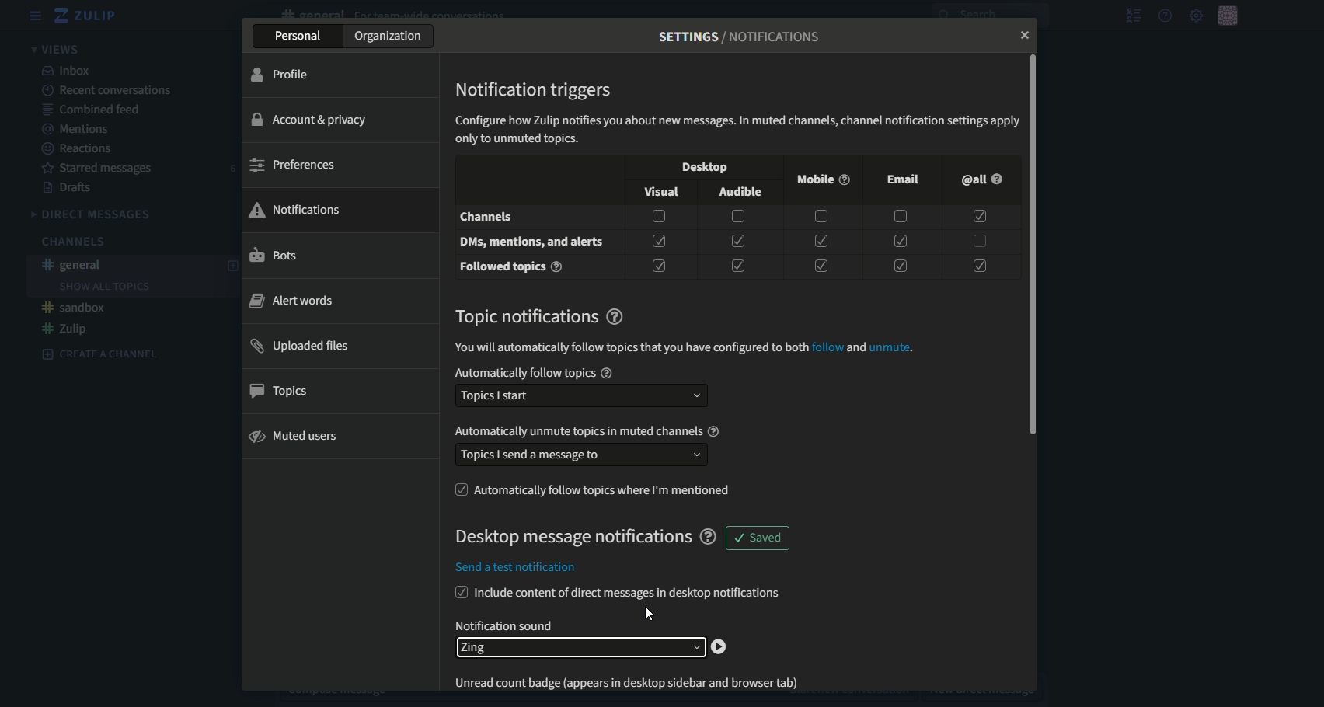  I want to click on follow, so click(827, 347).